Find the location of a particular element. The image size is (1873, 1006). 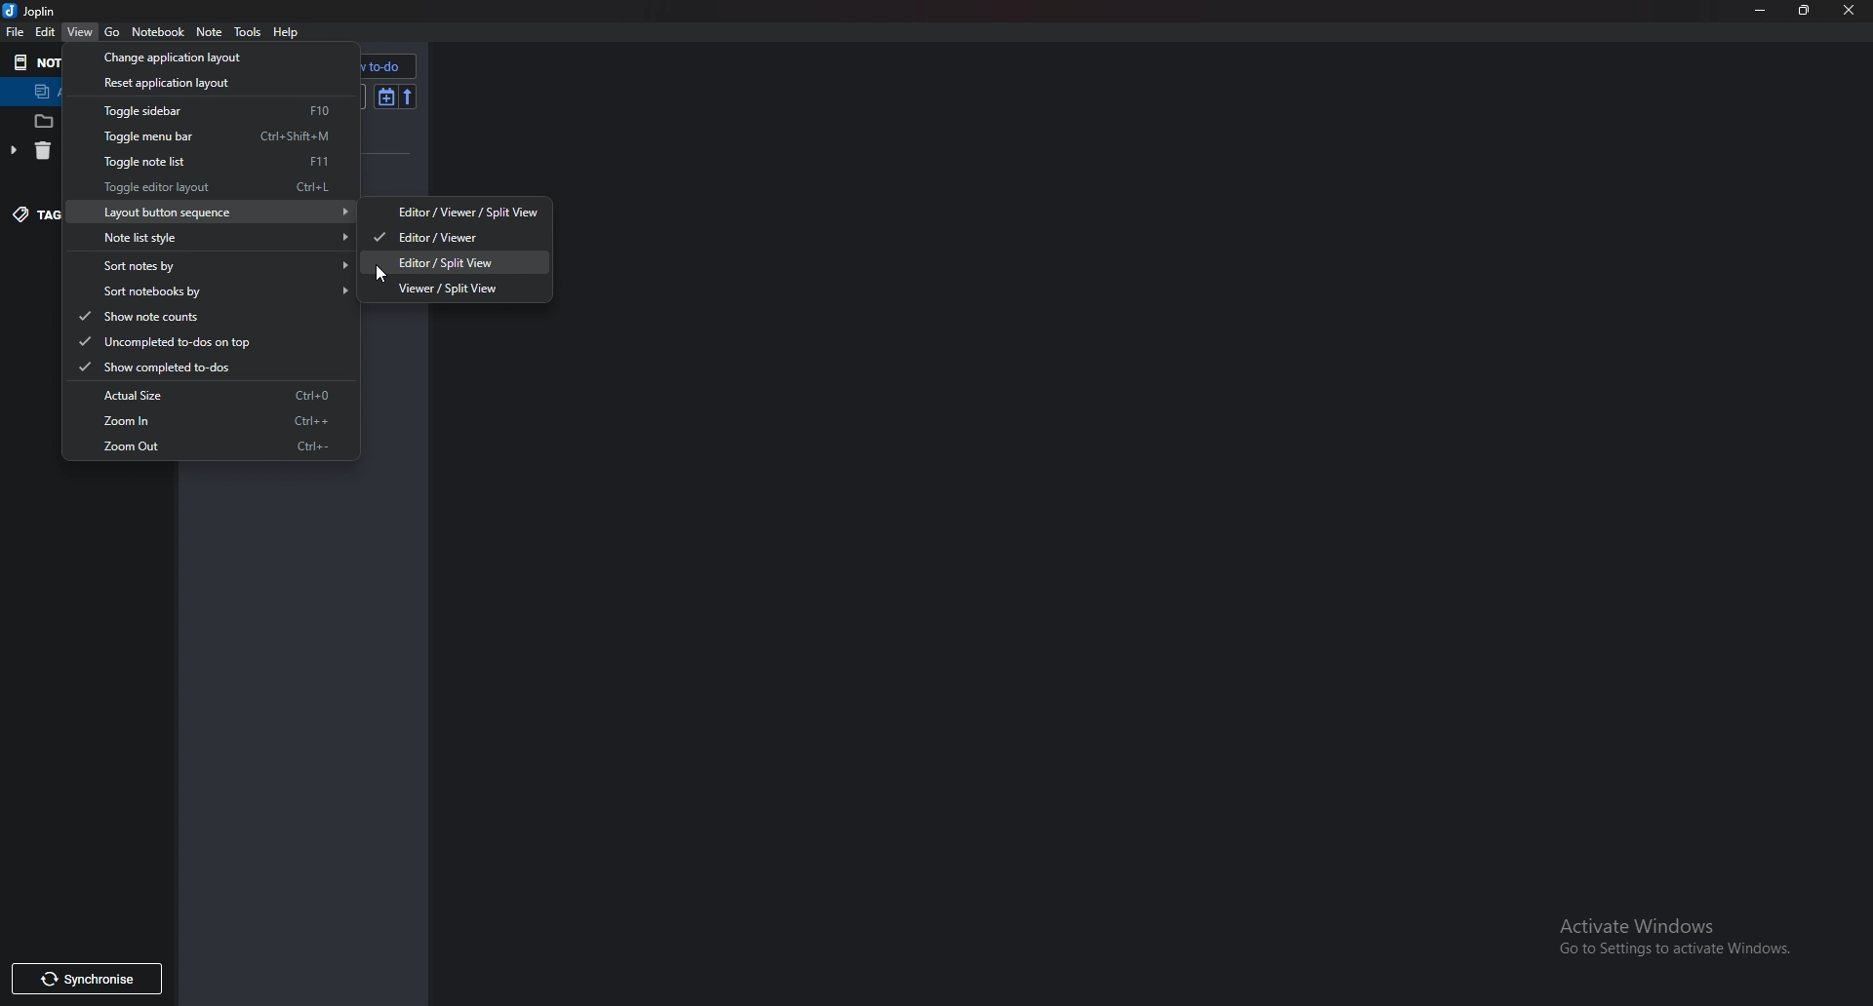

Layout button sequence is located at coordinates (211, 212).